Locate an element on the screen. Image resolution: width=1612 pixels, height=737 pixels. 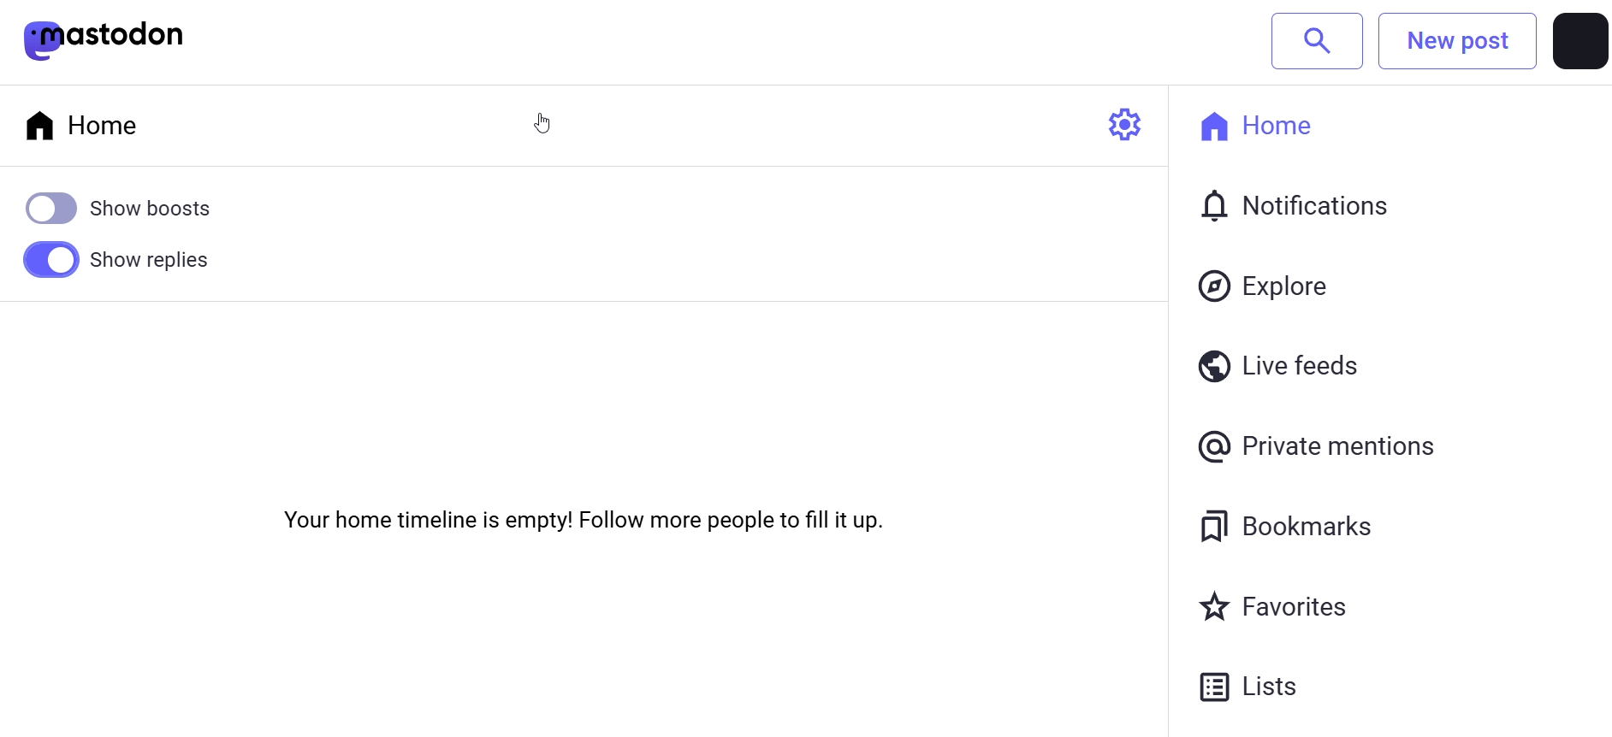
mastodon is located at coordinates (125, 38).